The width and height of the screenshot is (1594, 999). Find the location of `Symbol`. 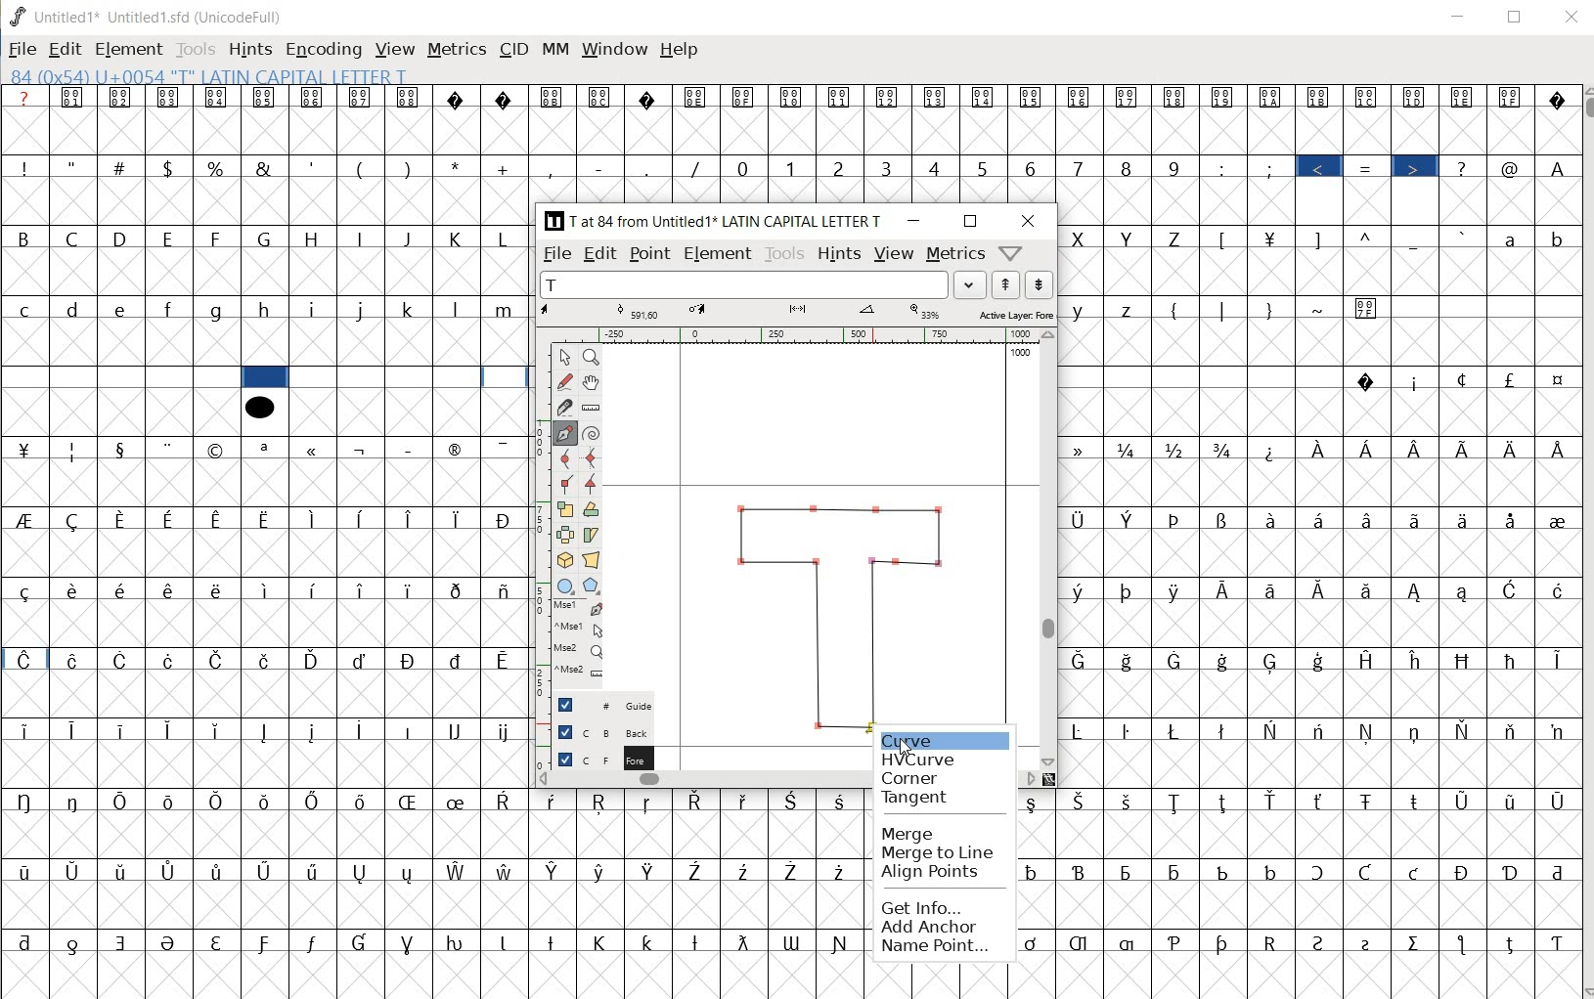

Symbol is located at coordinates (1085, 451).